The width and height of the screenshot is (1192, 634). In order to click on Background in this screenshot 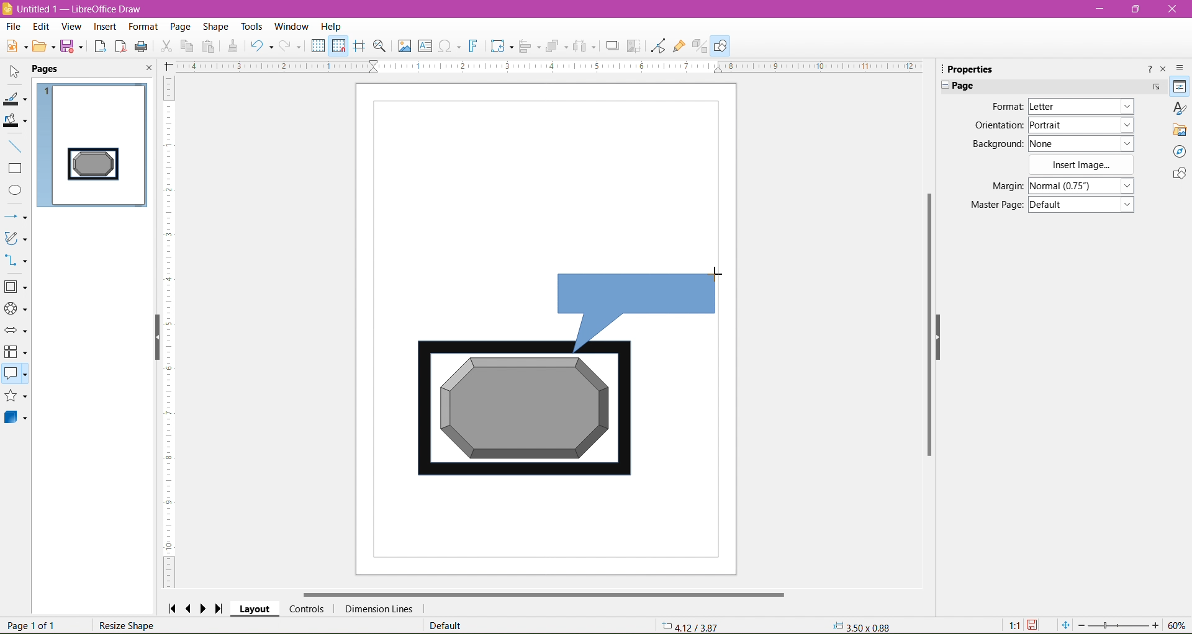, I will do `click(995, 144)`.